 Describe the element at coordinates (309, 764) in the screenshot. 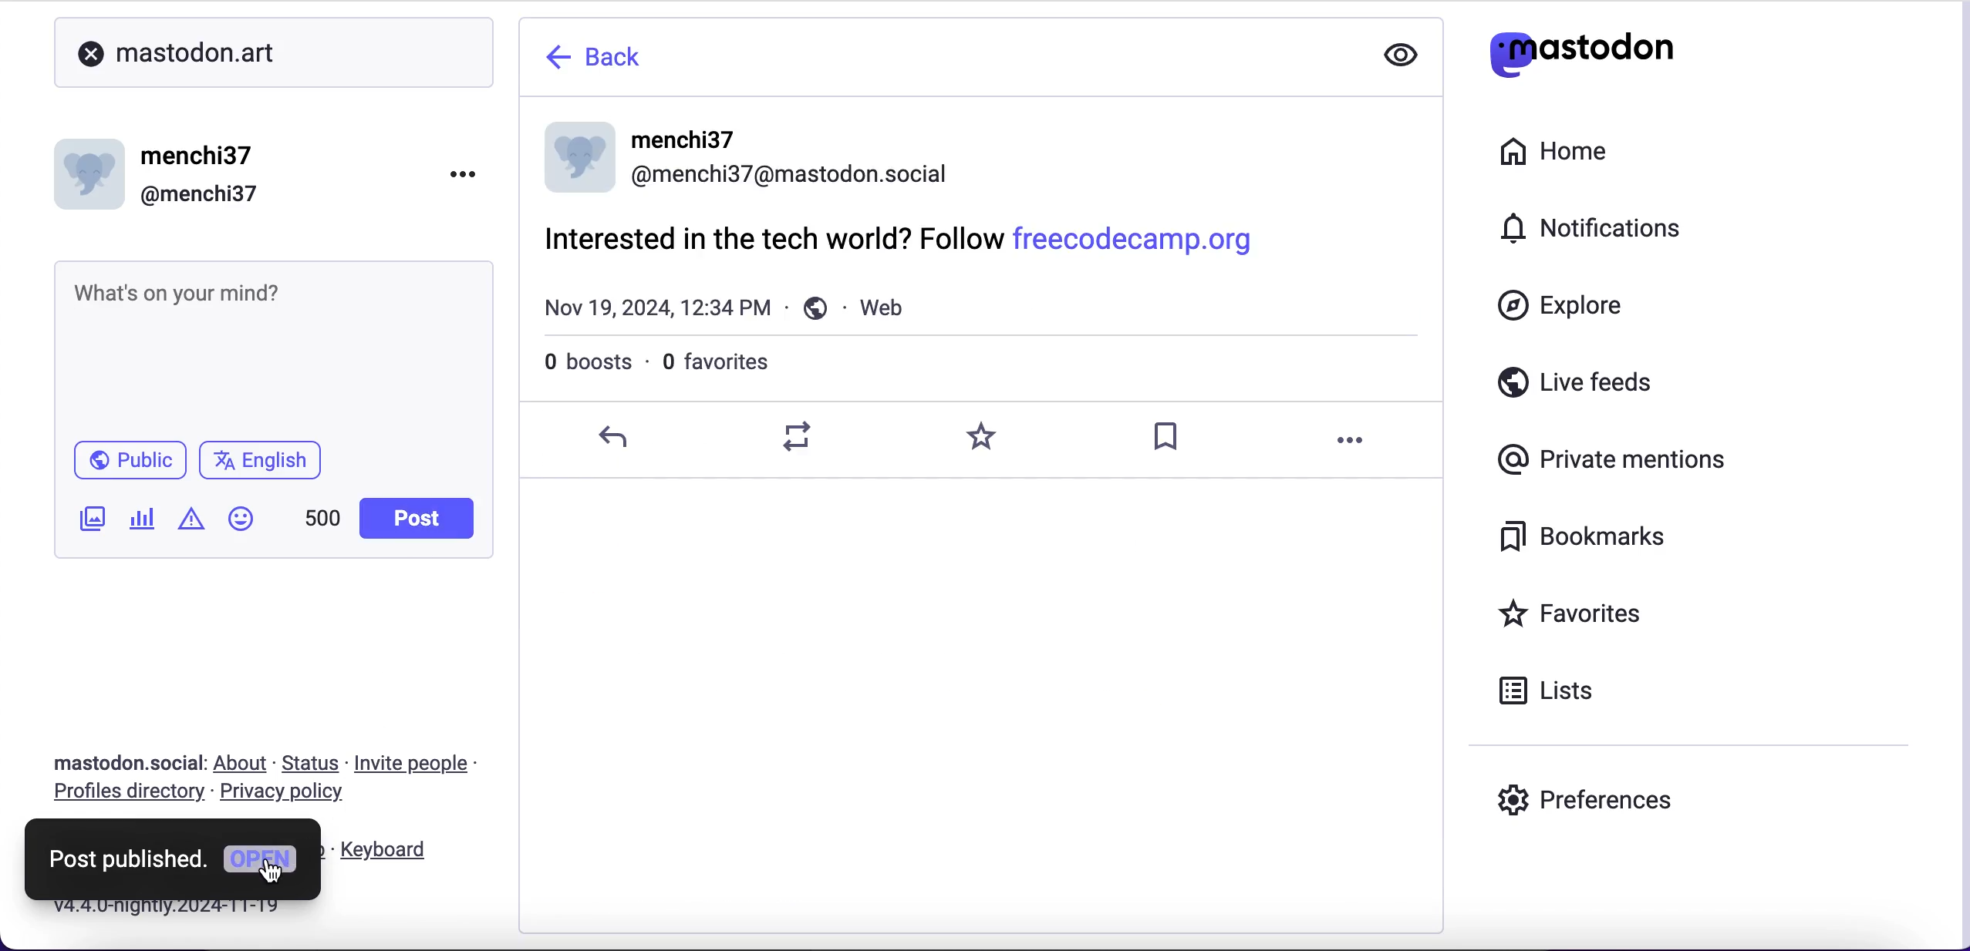

I see `status` at that location.